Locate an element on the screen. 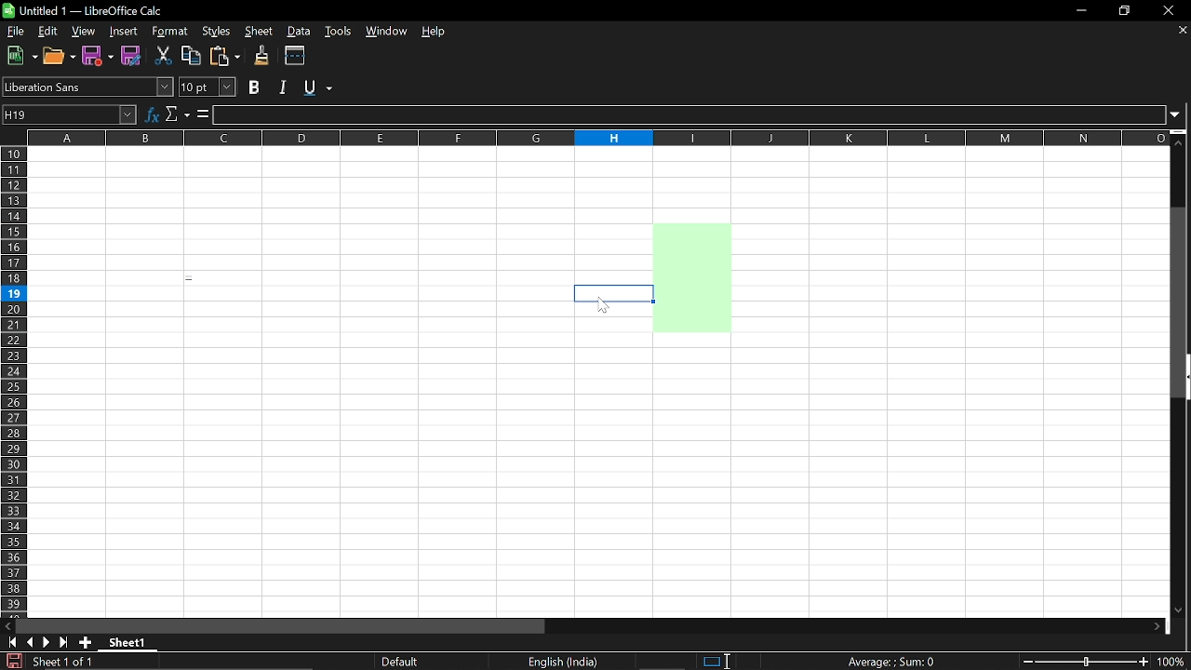  Font name is located at coordinates (87, 86).